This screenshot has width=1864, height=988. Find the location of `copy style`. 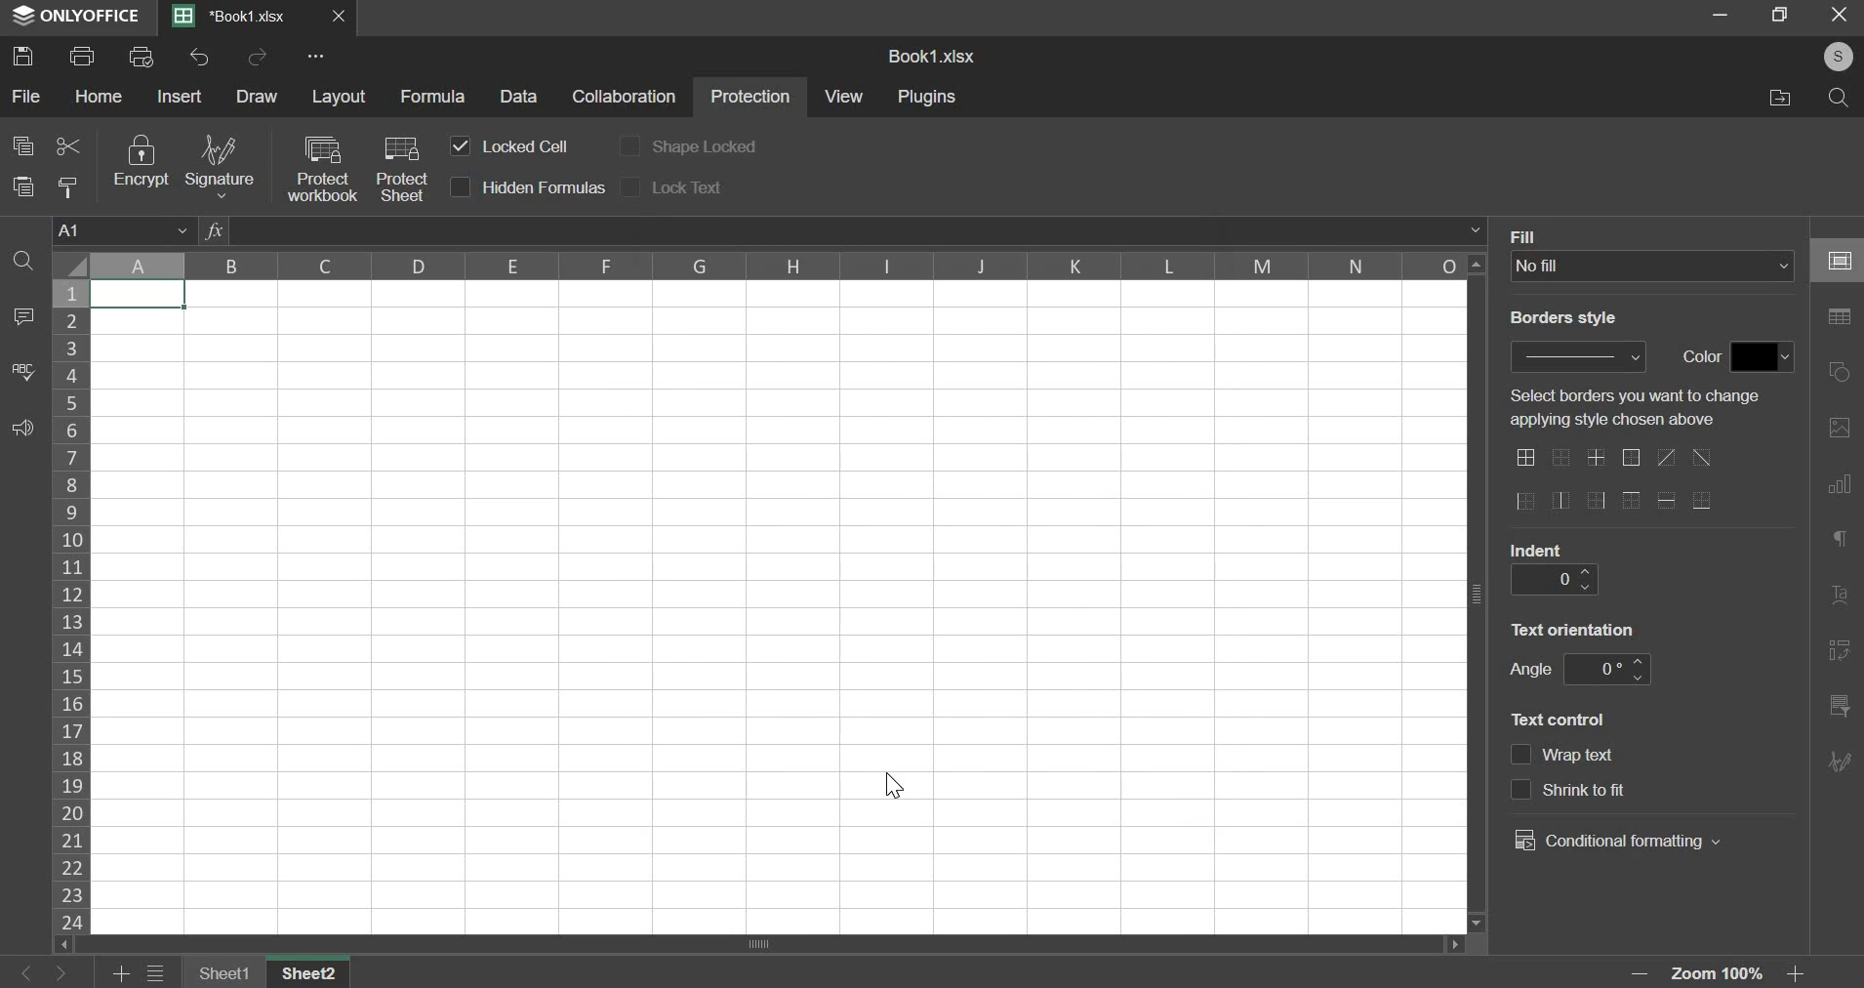

copy style is located at coordinates (70, 187).